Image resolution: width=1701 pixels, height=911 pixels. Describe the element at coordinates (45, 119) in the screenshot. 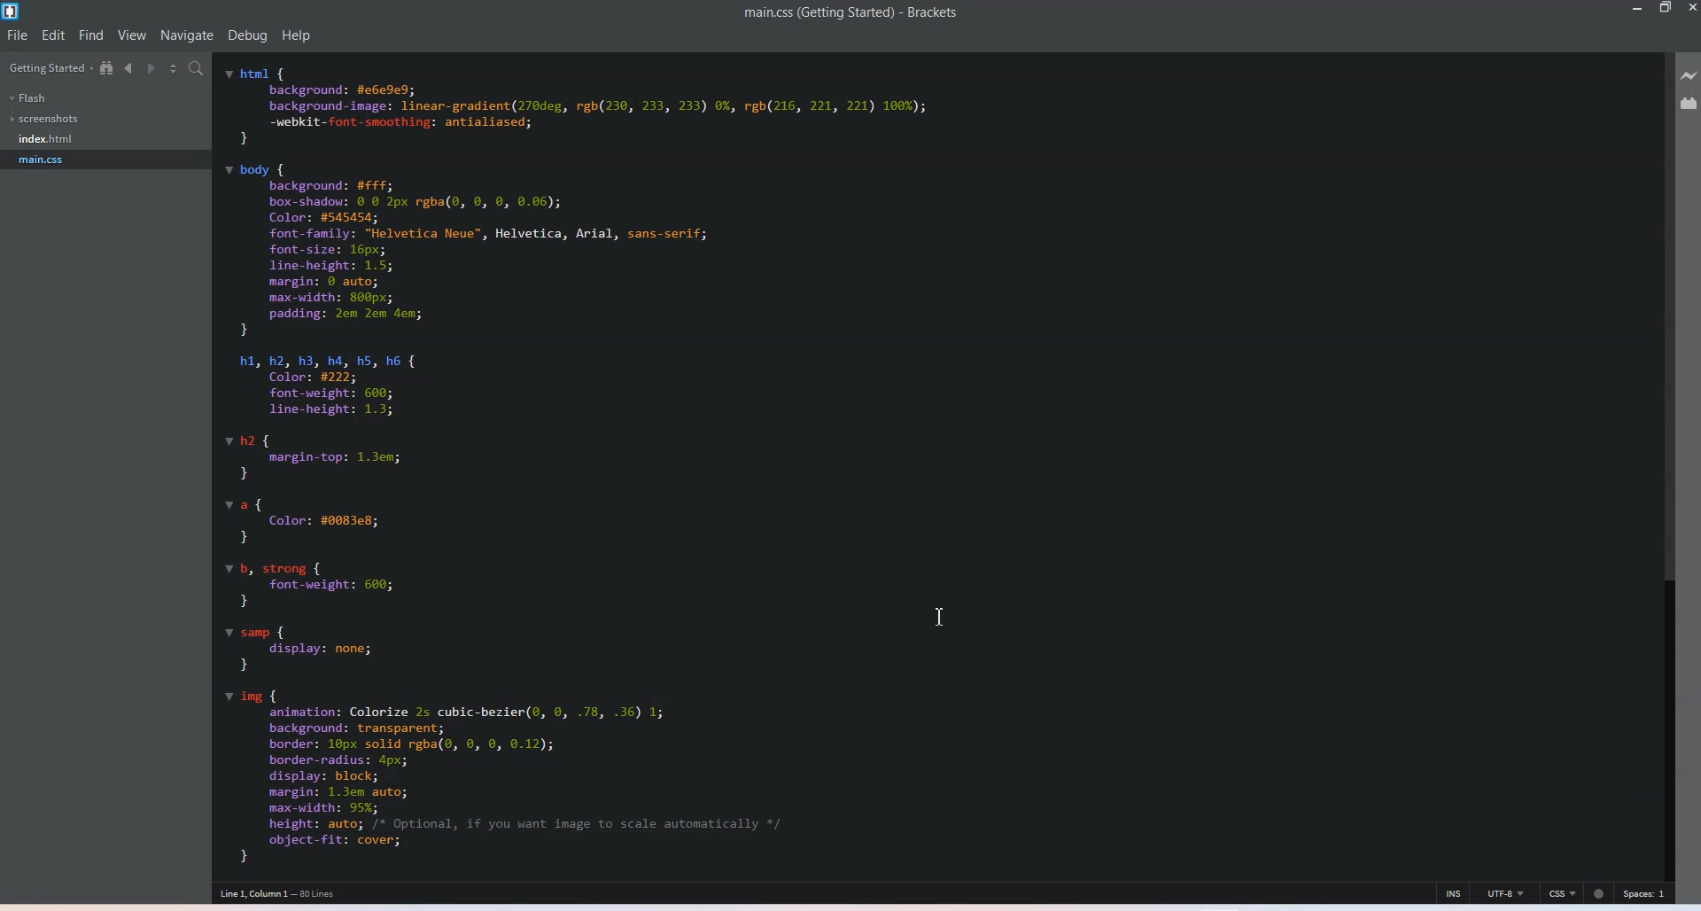

I see `Screenshots` at that location.